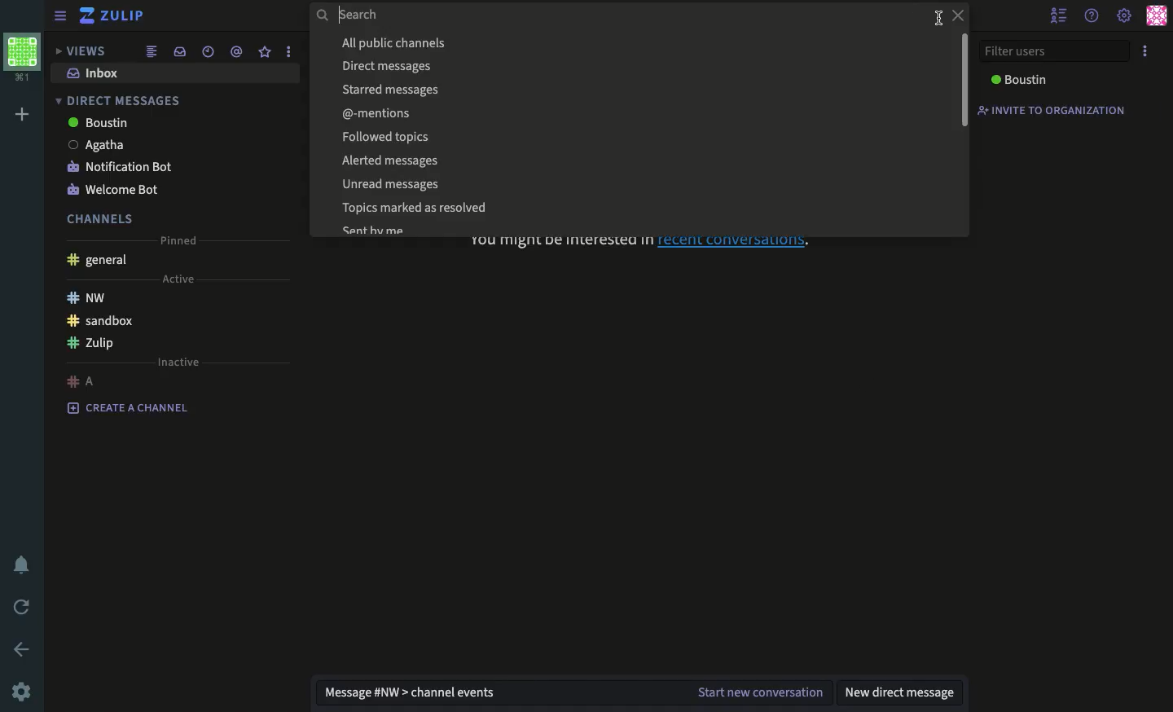 This screenshot has width=1173, height=712. What do you see at coordinates (416, 692) in the screenshot?
I see `message nw channel events` at bounding box center [416, 692].